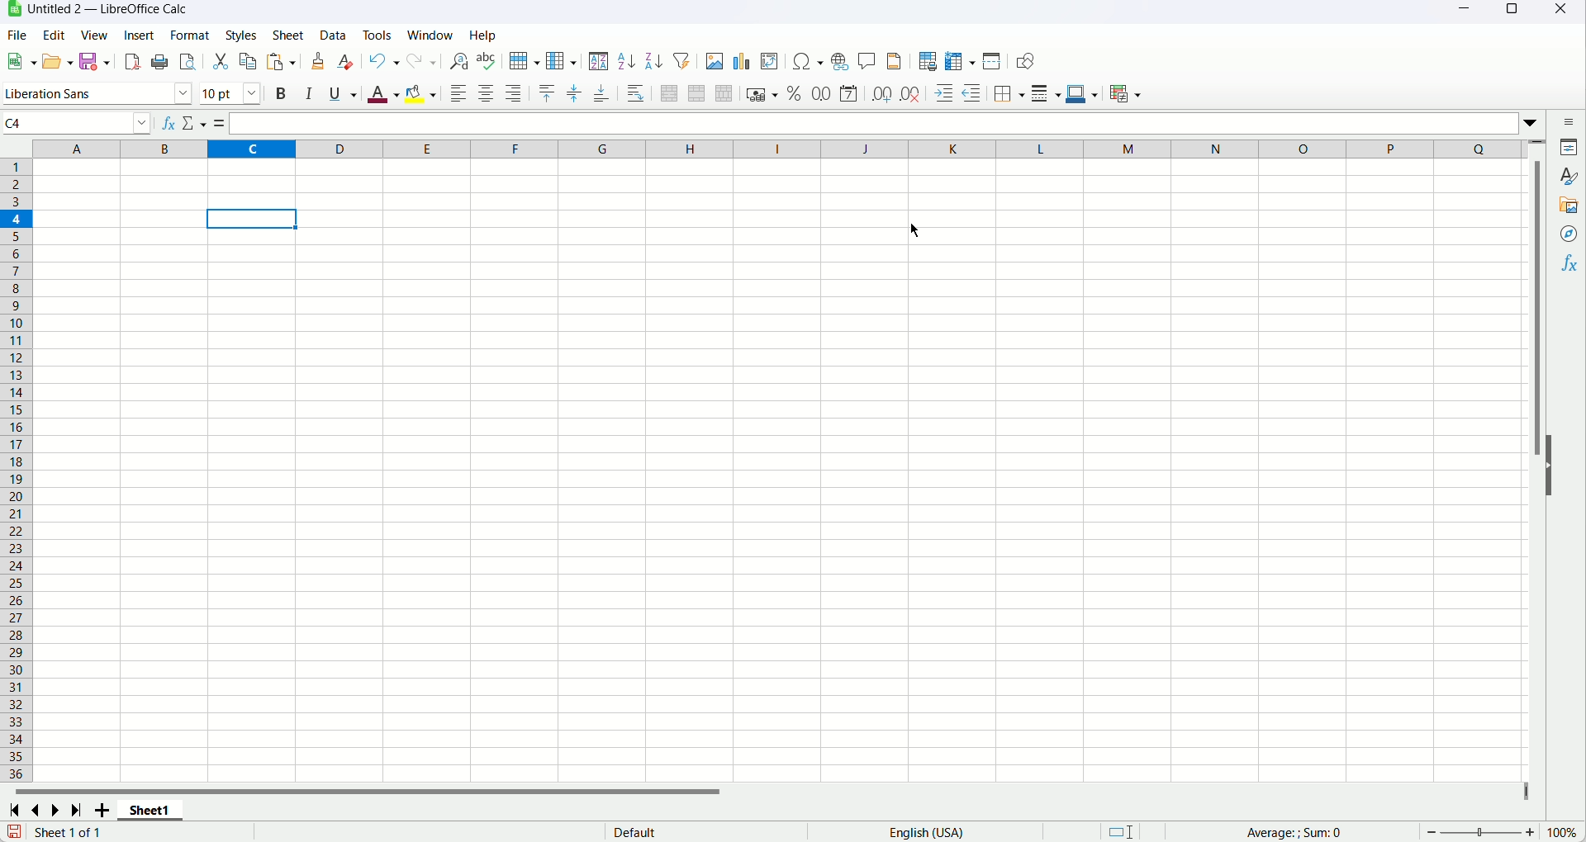 This screenshot has width=1586, height=842. What do you see at coordinates (38, 810) in the screenshot?
I see `Previous sheet` at bounding box center [38, 810].